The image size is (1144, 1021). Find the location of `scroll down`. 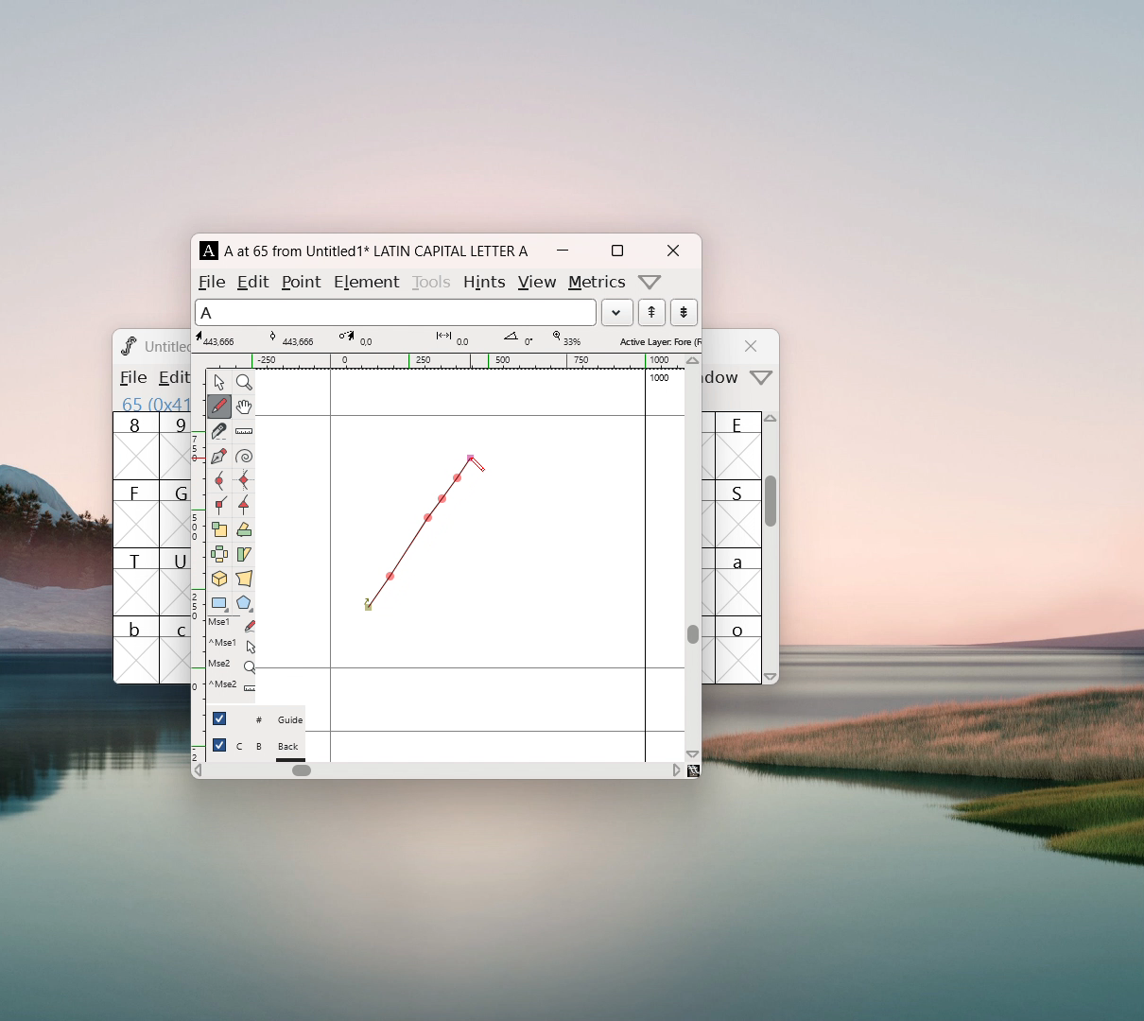

scroll down is located at coordinates (771, 676).